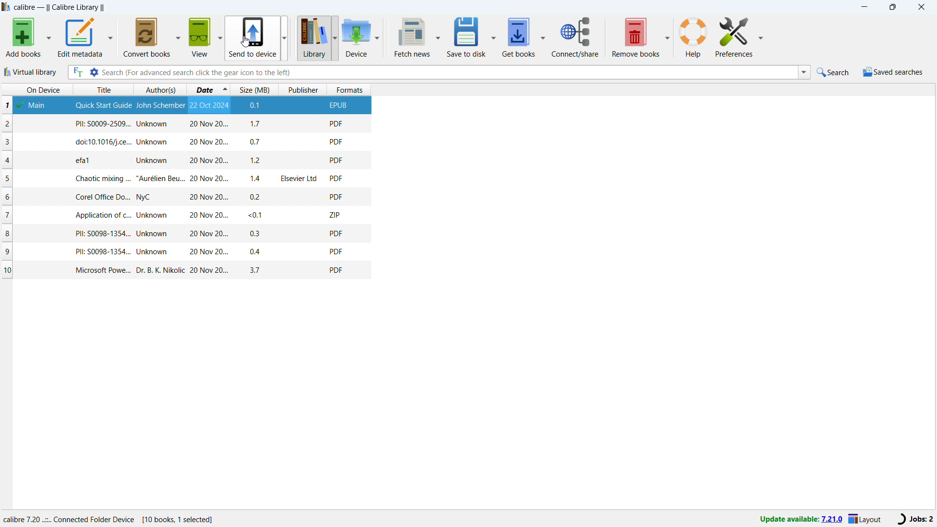 The width and height of the screenshot is (937, 527). I want to click on search history, so click(804, 72).